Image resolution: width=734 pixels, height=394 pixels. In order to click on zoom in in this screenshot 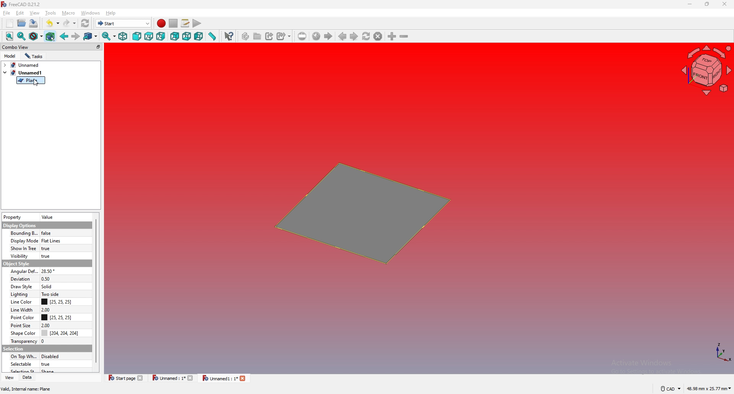, I will do `click(393, 36)`.